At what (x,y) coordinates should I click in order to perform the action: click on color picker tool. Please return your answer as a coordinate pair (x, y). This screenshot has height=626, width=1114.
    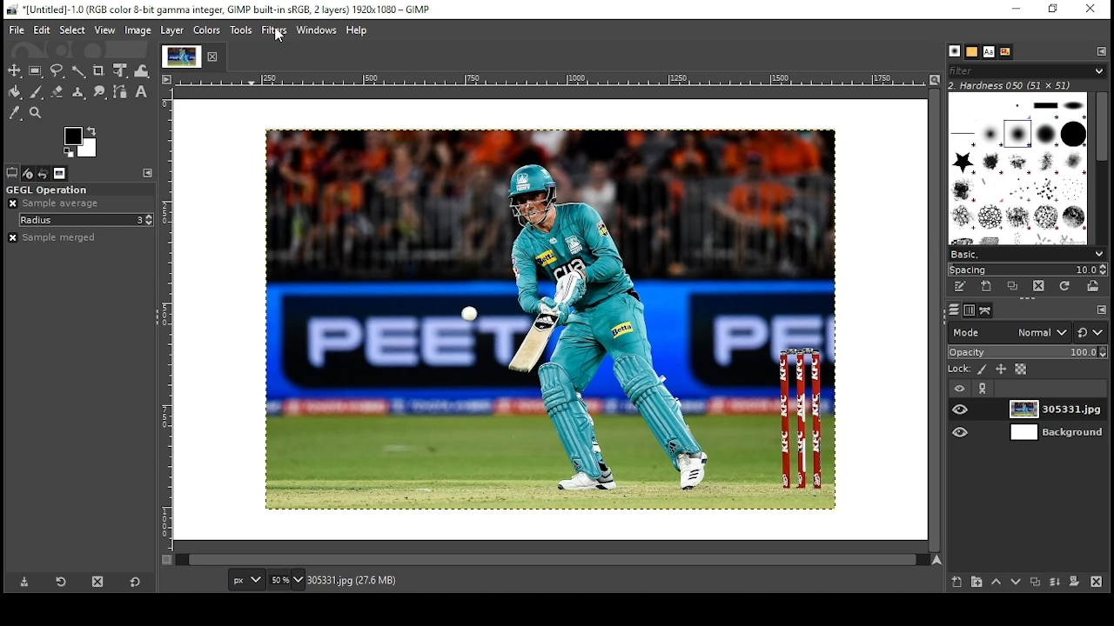
    Looking at the image, I should click on (15, 113).